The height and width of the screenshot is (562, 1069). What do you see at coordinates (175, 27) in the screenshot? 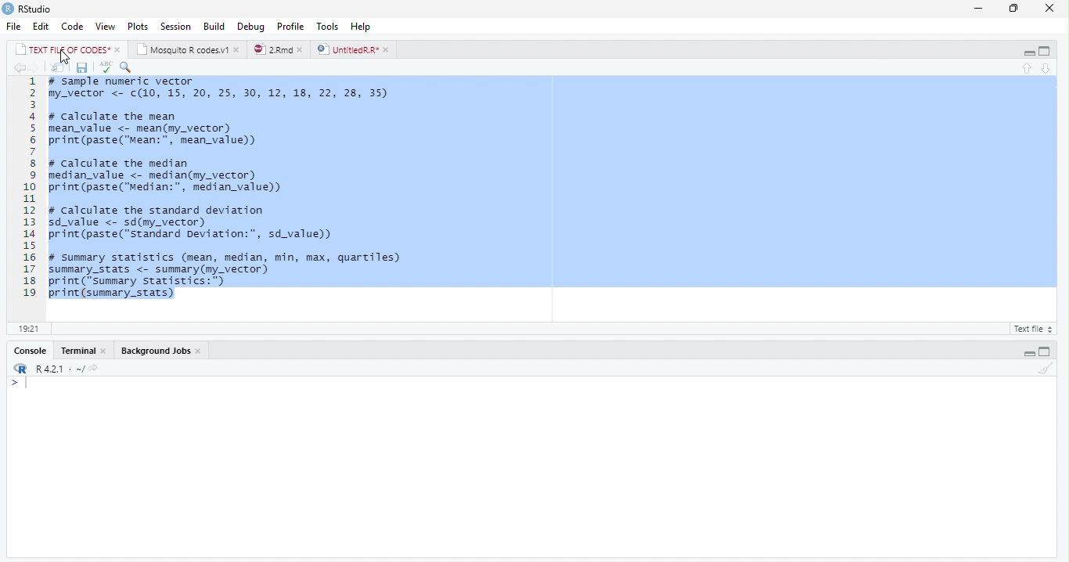
I see `session` at bounding box center [175, 27].